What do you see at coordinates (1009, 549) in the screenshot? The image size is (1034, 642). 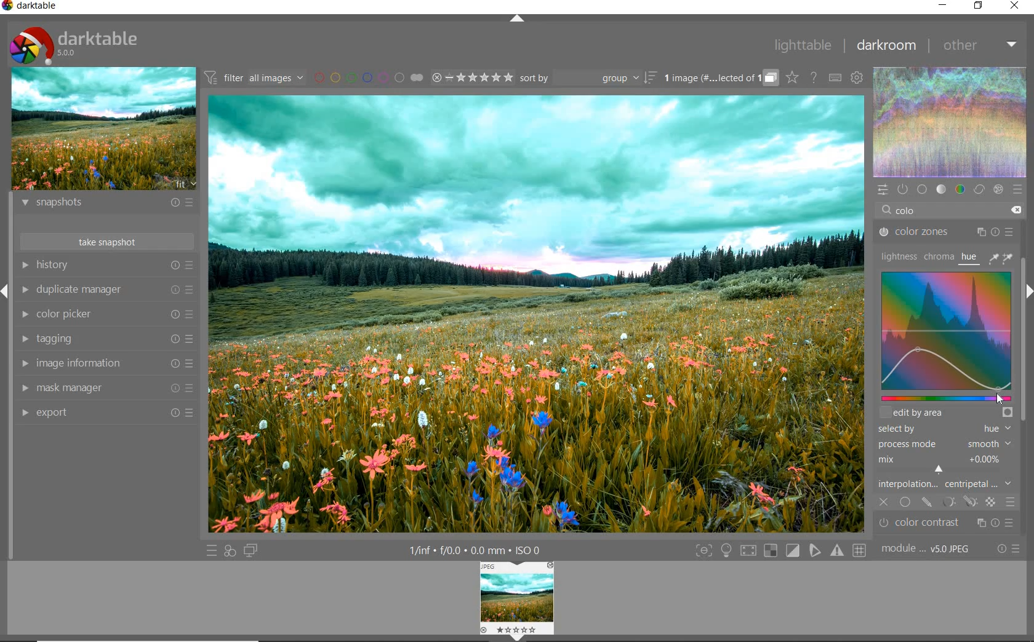 I see `reset or presets and preferences` at bounding box center [1009, 549].